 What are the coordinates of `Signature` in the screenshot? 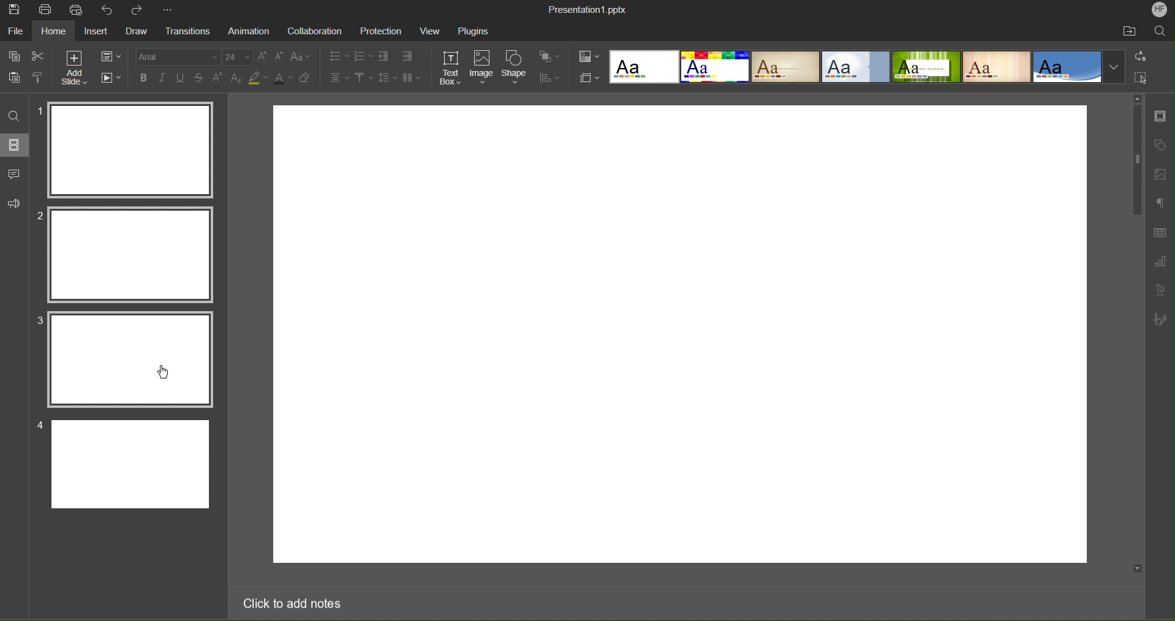 It's located at (1163, 319).